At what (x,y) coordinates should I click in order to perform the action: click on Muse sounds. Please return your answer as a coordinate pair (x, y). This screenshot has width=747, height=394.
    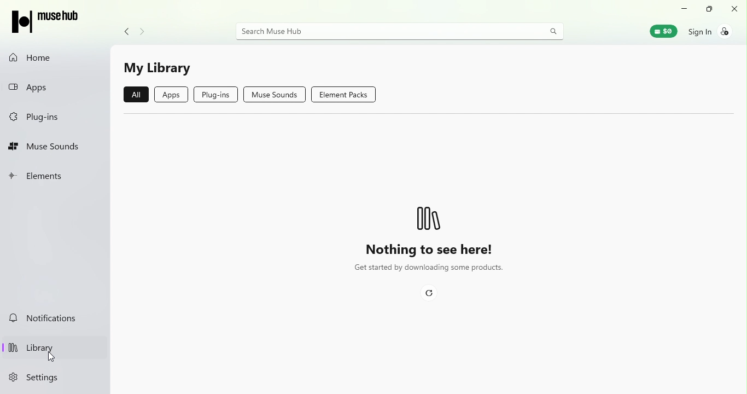
    Looking at the image, I should click on (275, 95).